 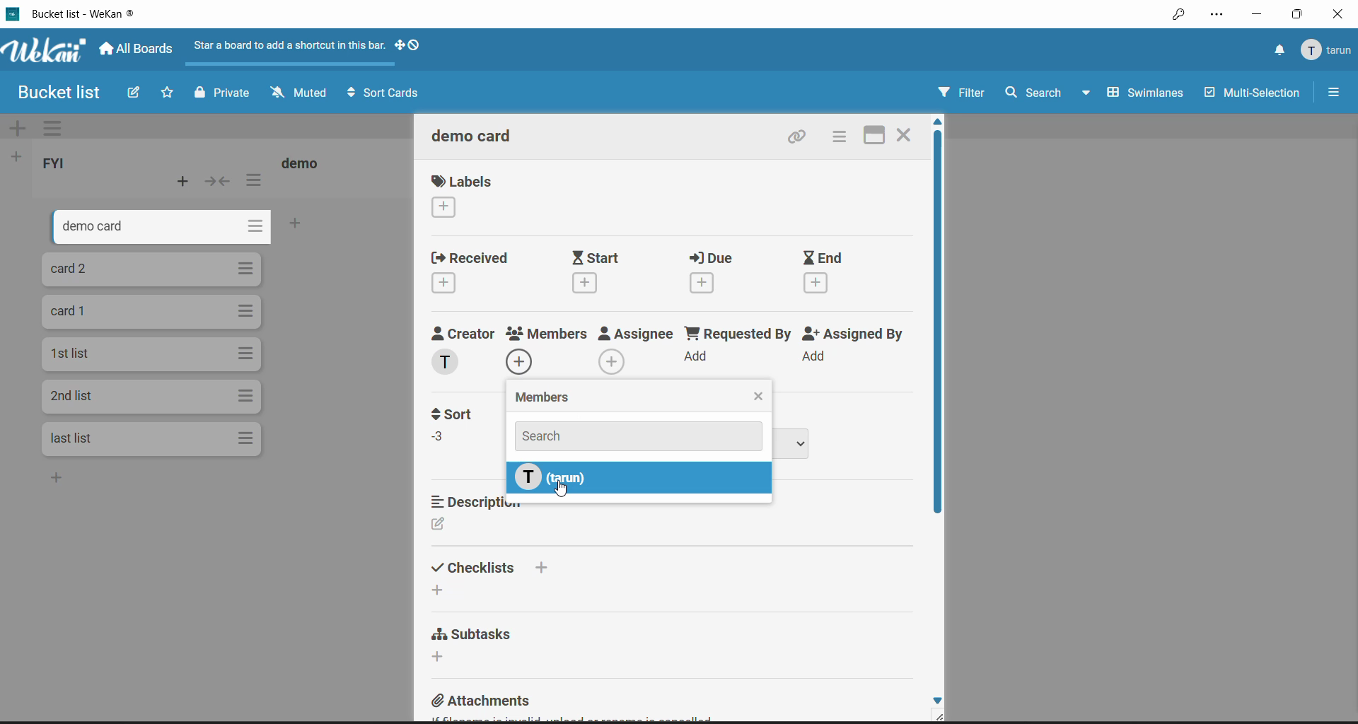 What do you see at coordinates (760, 397) in the screenshot?
I see `close` at bounding box center [760, 397].